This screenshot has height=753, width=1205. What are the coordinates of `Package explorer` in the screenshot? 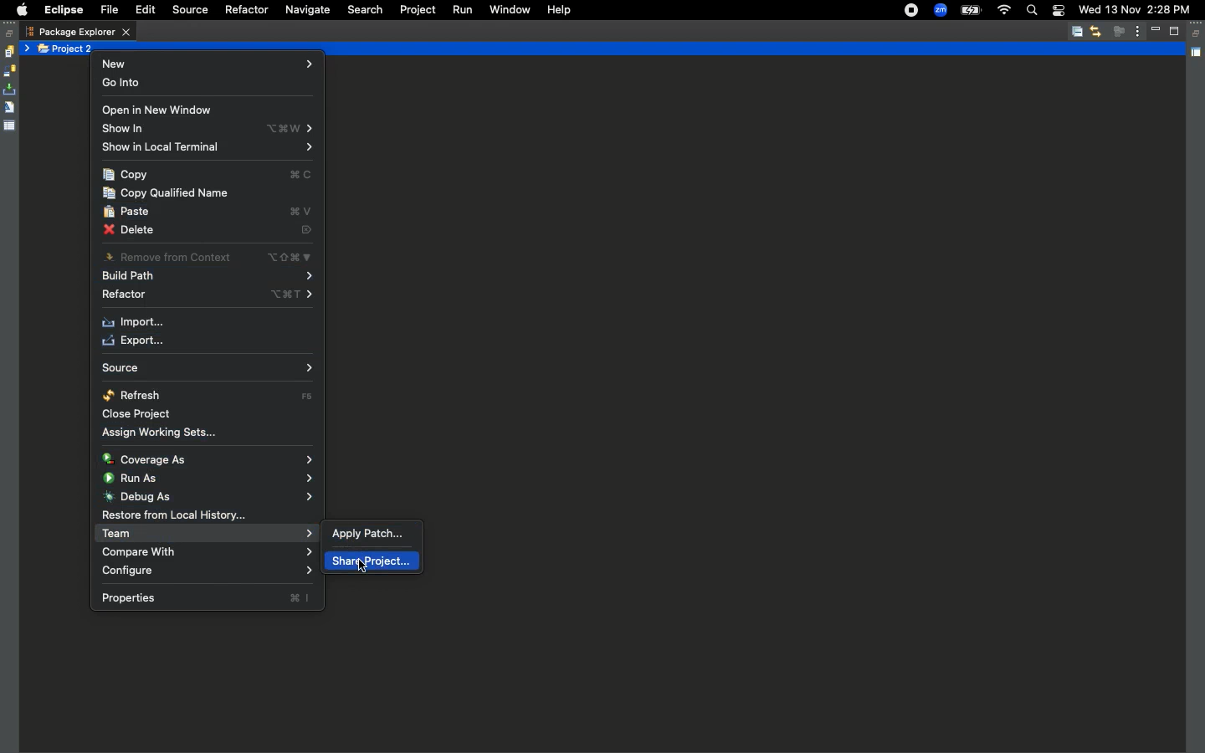 It's located at (78, 32).